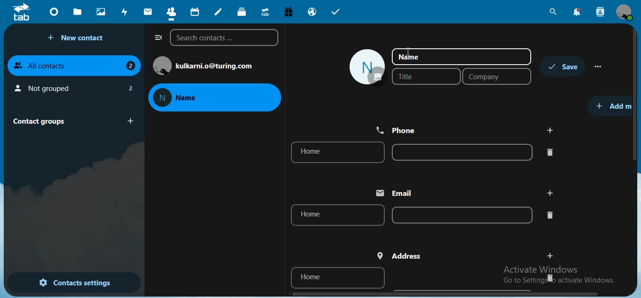  I want to click on contact settings, so click(68, 282).